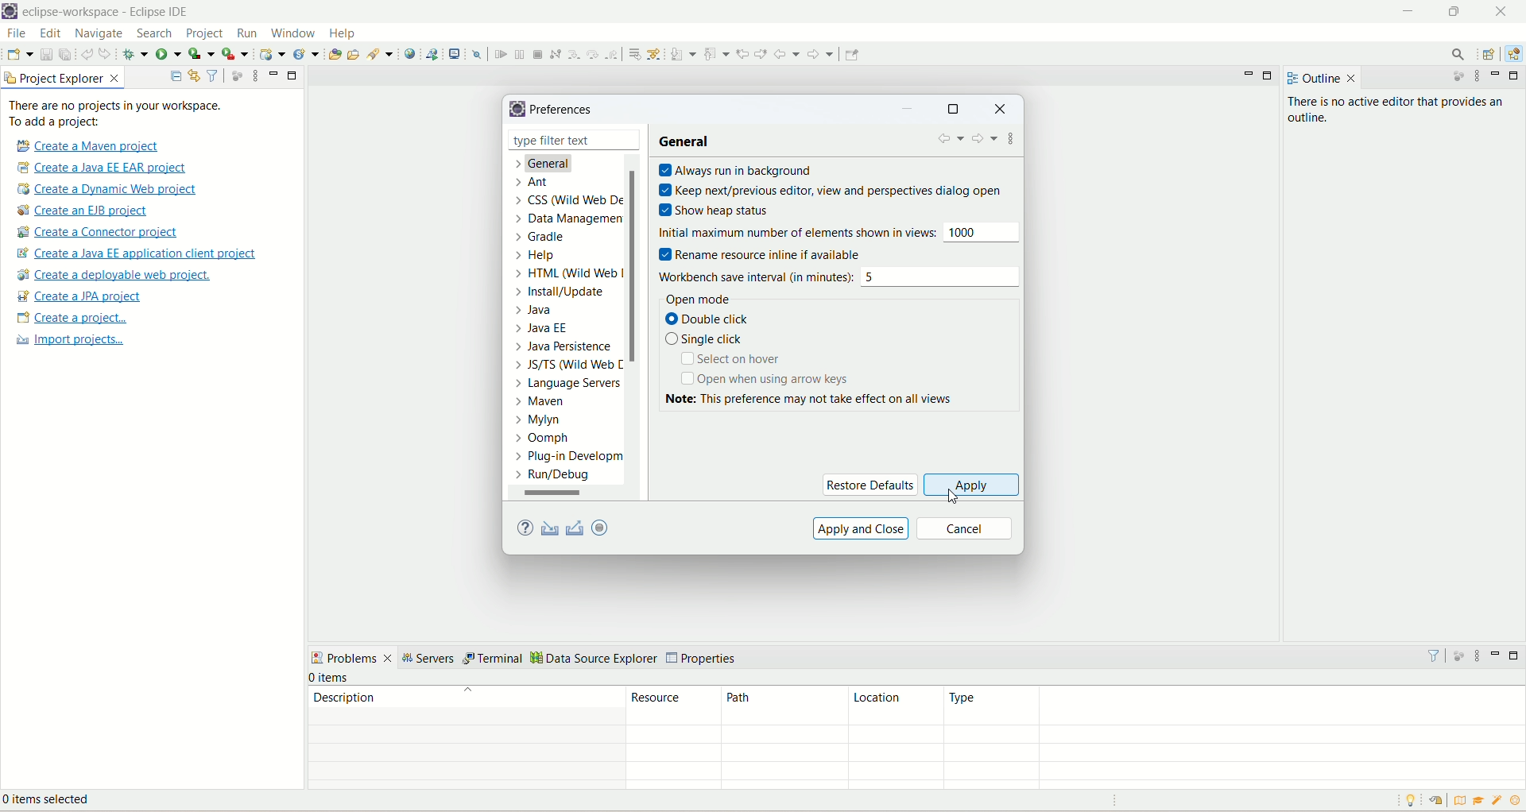 Image resolution: width=1526 pixels, height=812 pixels. What do you see at coordinates (201, 52) in the screenshot?
I see `coverage` at bounding box center [201, 52].